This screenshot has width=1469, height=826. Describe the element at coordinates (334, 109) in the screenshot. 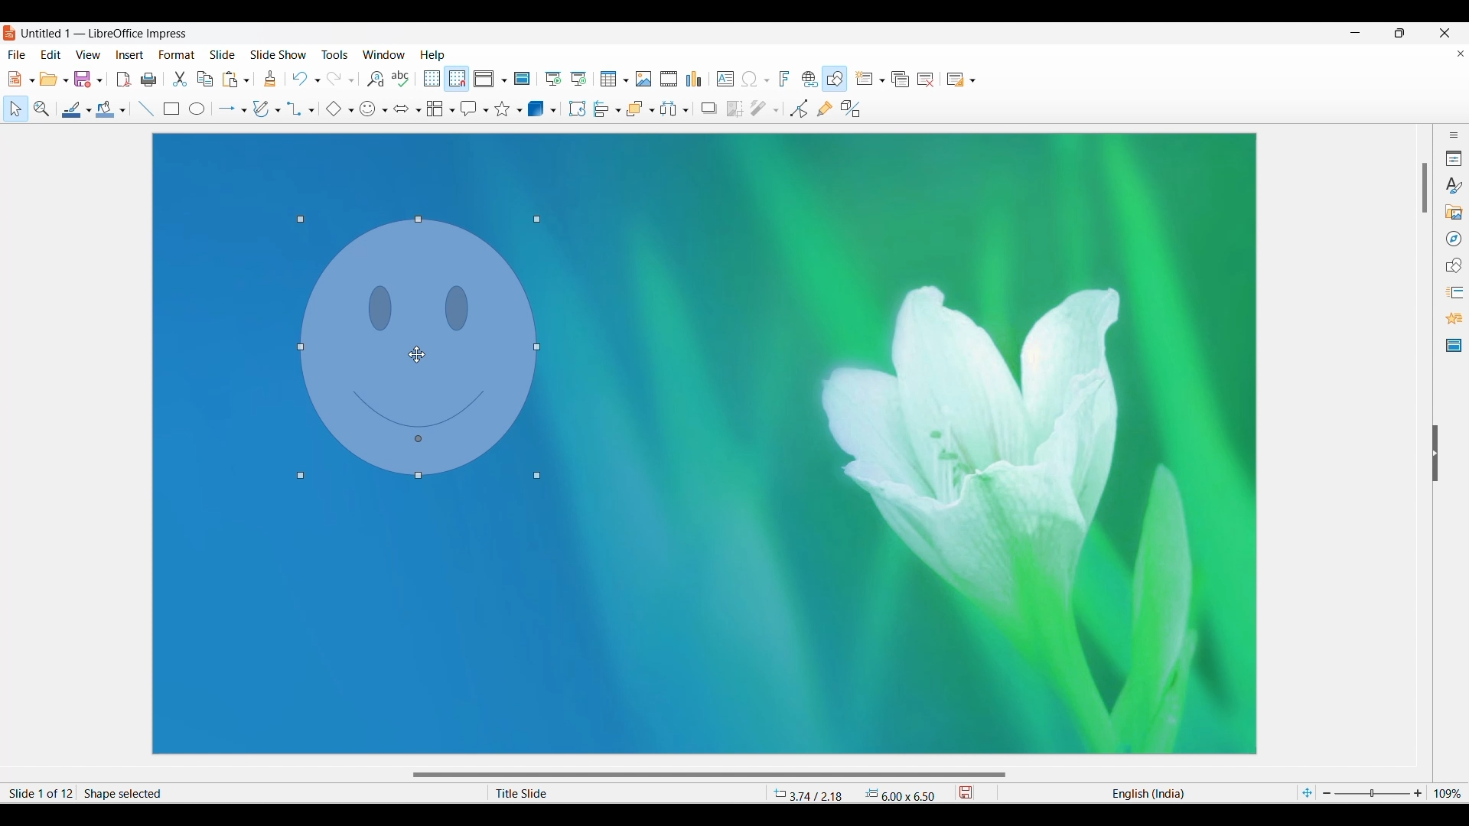

I see `Selected basic shape` at that location.